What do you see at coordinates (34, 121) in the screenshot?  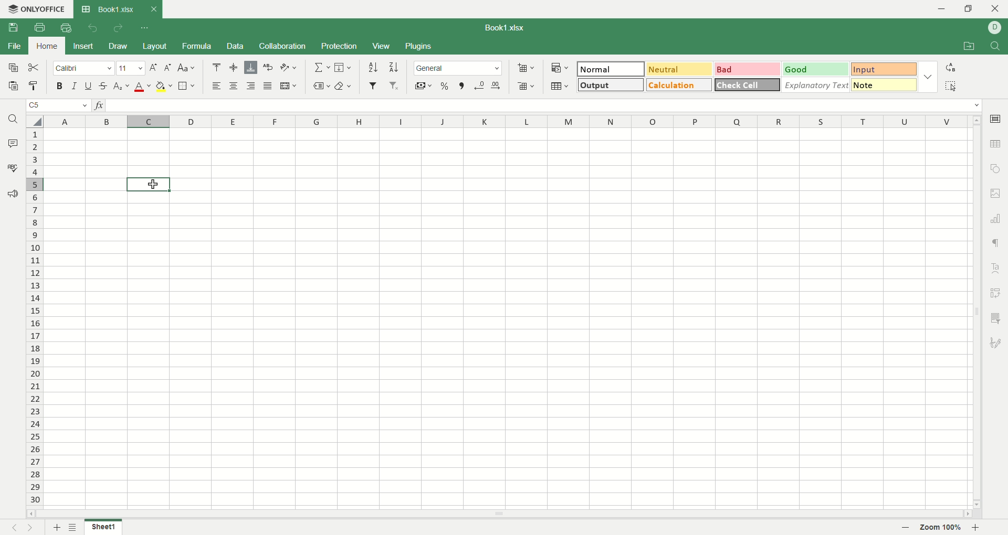 I see `select all` at bounding box center [34, 121].